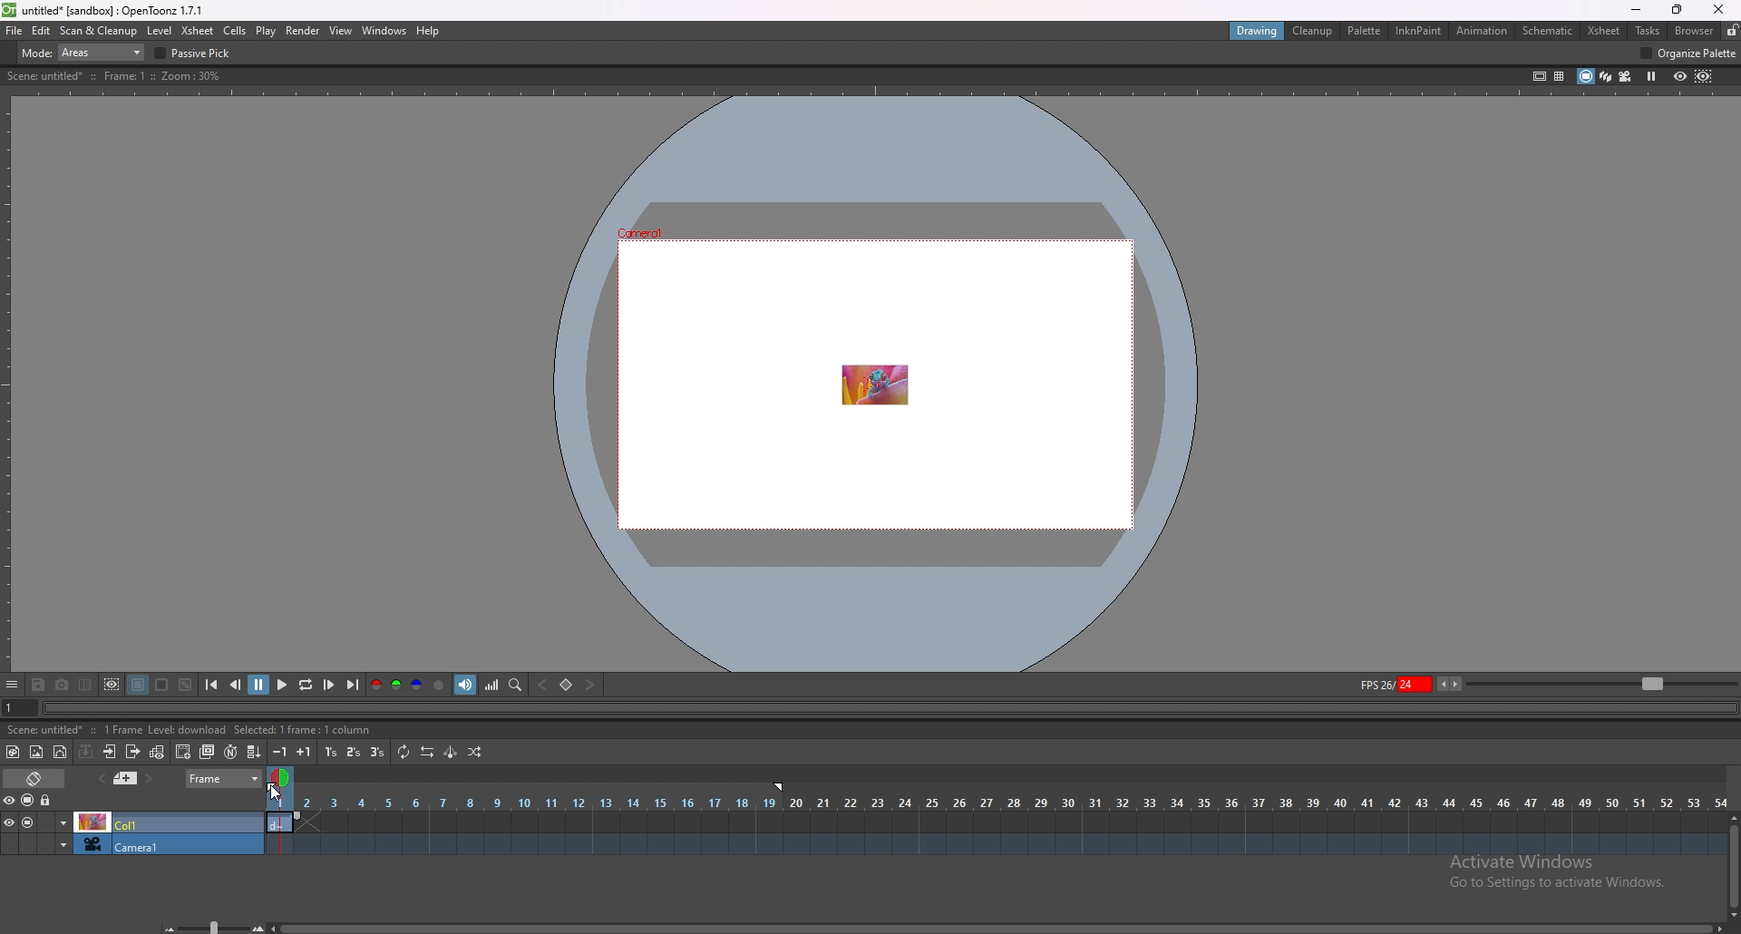 The image size is (1741, 934). What do you see at coordinates (60, 752) in the screenshot?
I see `new vector level` at bounding box center [60, 752].